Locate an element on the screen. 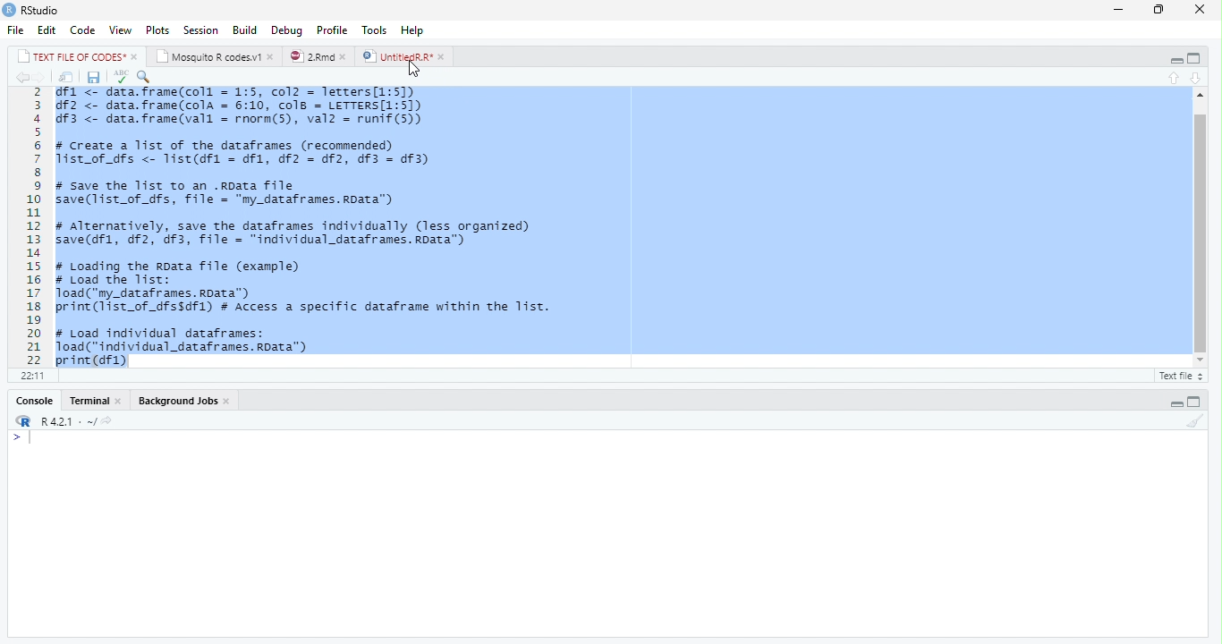 The width and height of the screenshot is (1222, 644). Hide is located at coordinates (1175, 402).